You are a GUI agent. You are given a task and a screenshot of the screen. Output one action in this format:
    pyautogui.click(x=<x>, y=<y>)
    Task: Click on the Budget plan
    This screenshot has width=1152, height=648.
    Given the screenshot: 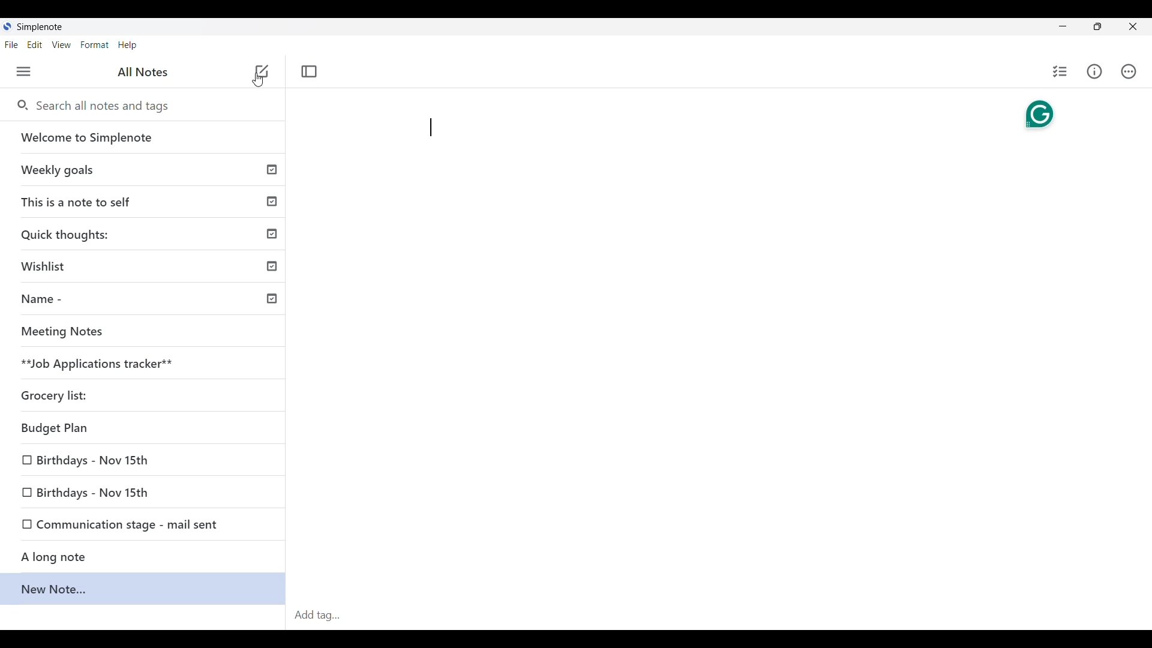 What is the action you would take?
    pyautogui.click(x=73, y=426)
    